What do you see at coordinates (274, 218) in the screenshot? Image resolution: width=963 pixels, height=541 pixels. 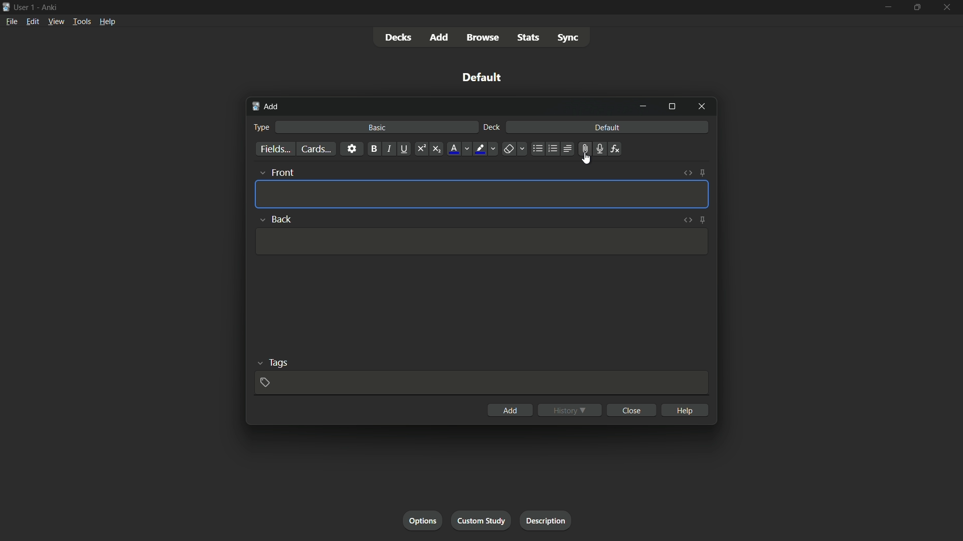 I see `back` at bounding box center [274, 218].